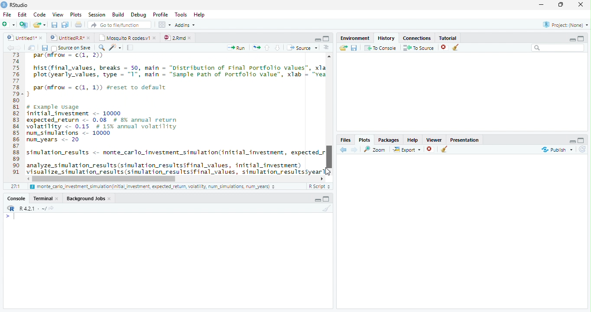 The width and height of the screenshot is (591, 312). Describe the element at coordinates (102, 48) in the screenshot. I see `Find and replace` at that location.